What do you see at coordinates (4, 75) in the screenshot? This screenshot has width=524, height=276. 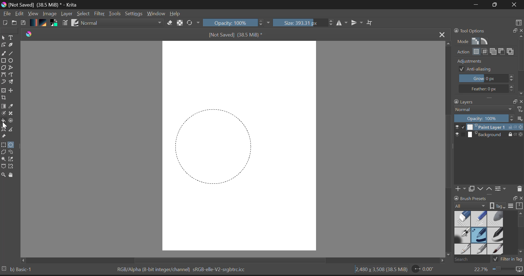 I see `Bezier Curve` at bounding box center [4, 75].